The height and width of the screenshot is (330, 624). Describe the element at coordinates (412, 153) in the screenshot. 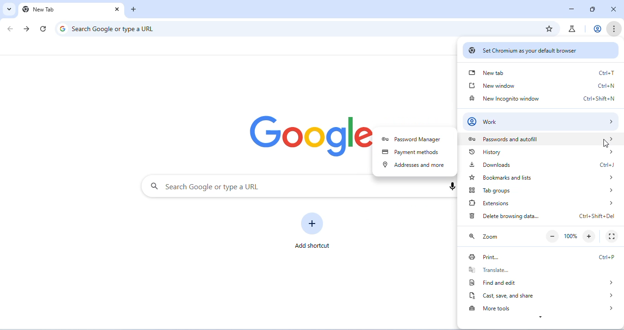

I see `payment methods` at that location.